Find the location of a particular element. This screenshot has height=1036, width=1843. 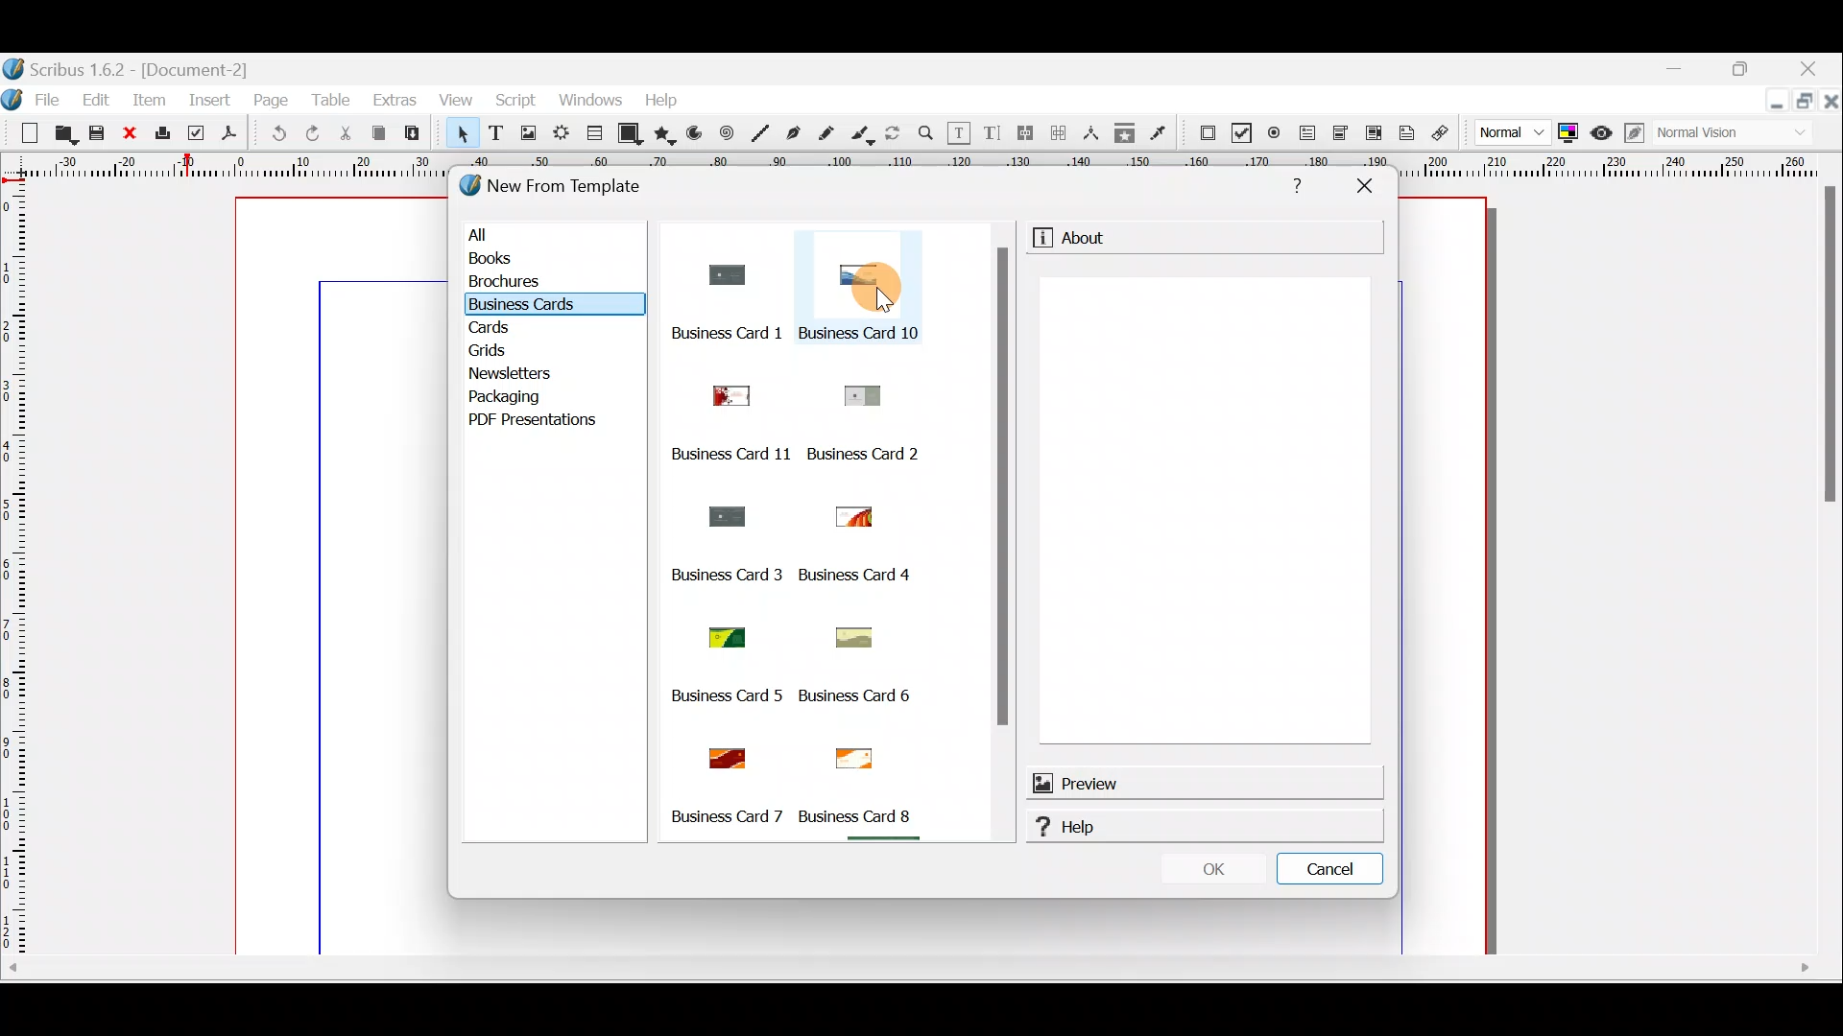

Table is located at coordinates (592, 135).